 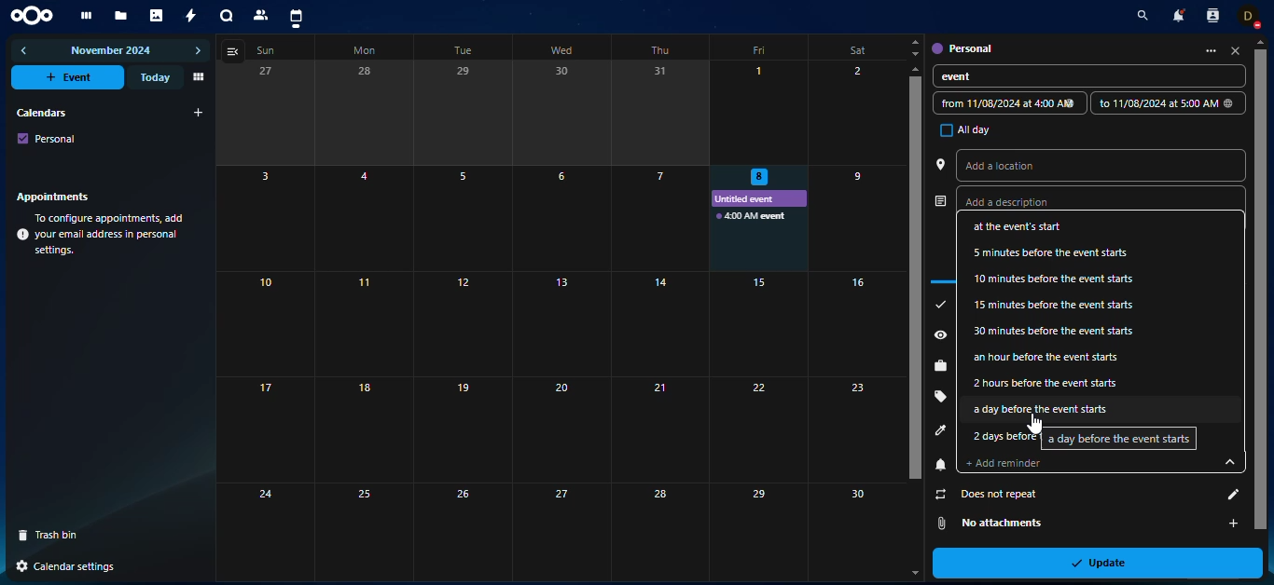 What do you see at coordinates (565, 48) in the screenshot?
I see `wed` at bounding box center [565, 48].